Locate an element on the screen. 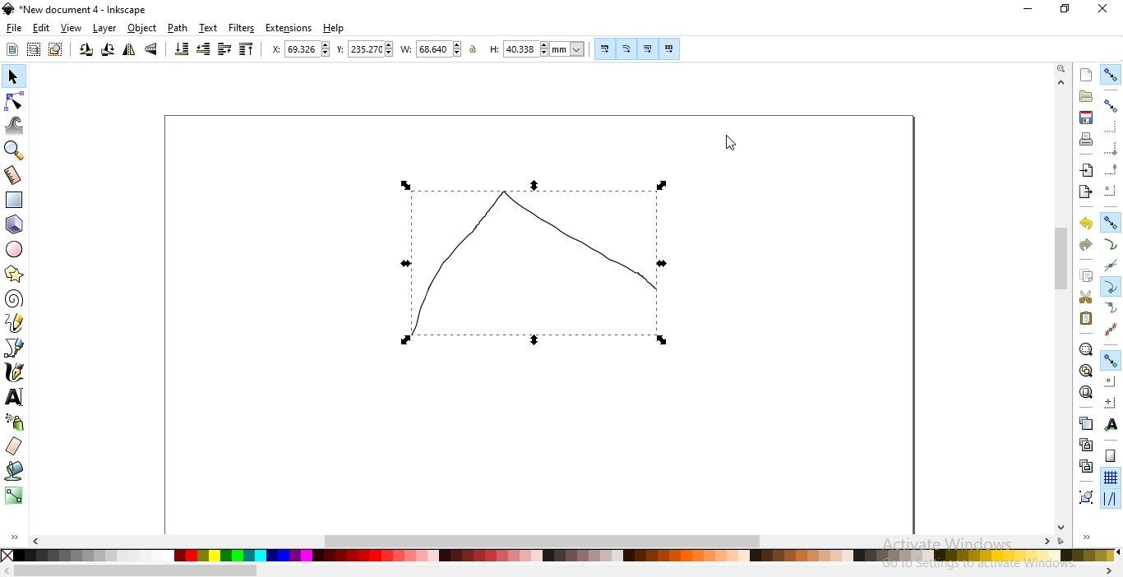 The height and width of the screenshot is (577, 1123). text is located at coordinates (209, 27).